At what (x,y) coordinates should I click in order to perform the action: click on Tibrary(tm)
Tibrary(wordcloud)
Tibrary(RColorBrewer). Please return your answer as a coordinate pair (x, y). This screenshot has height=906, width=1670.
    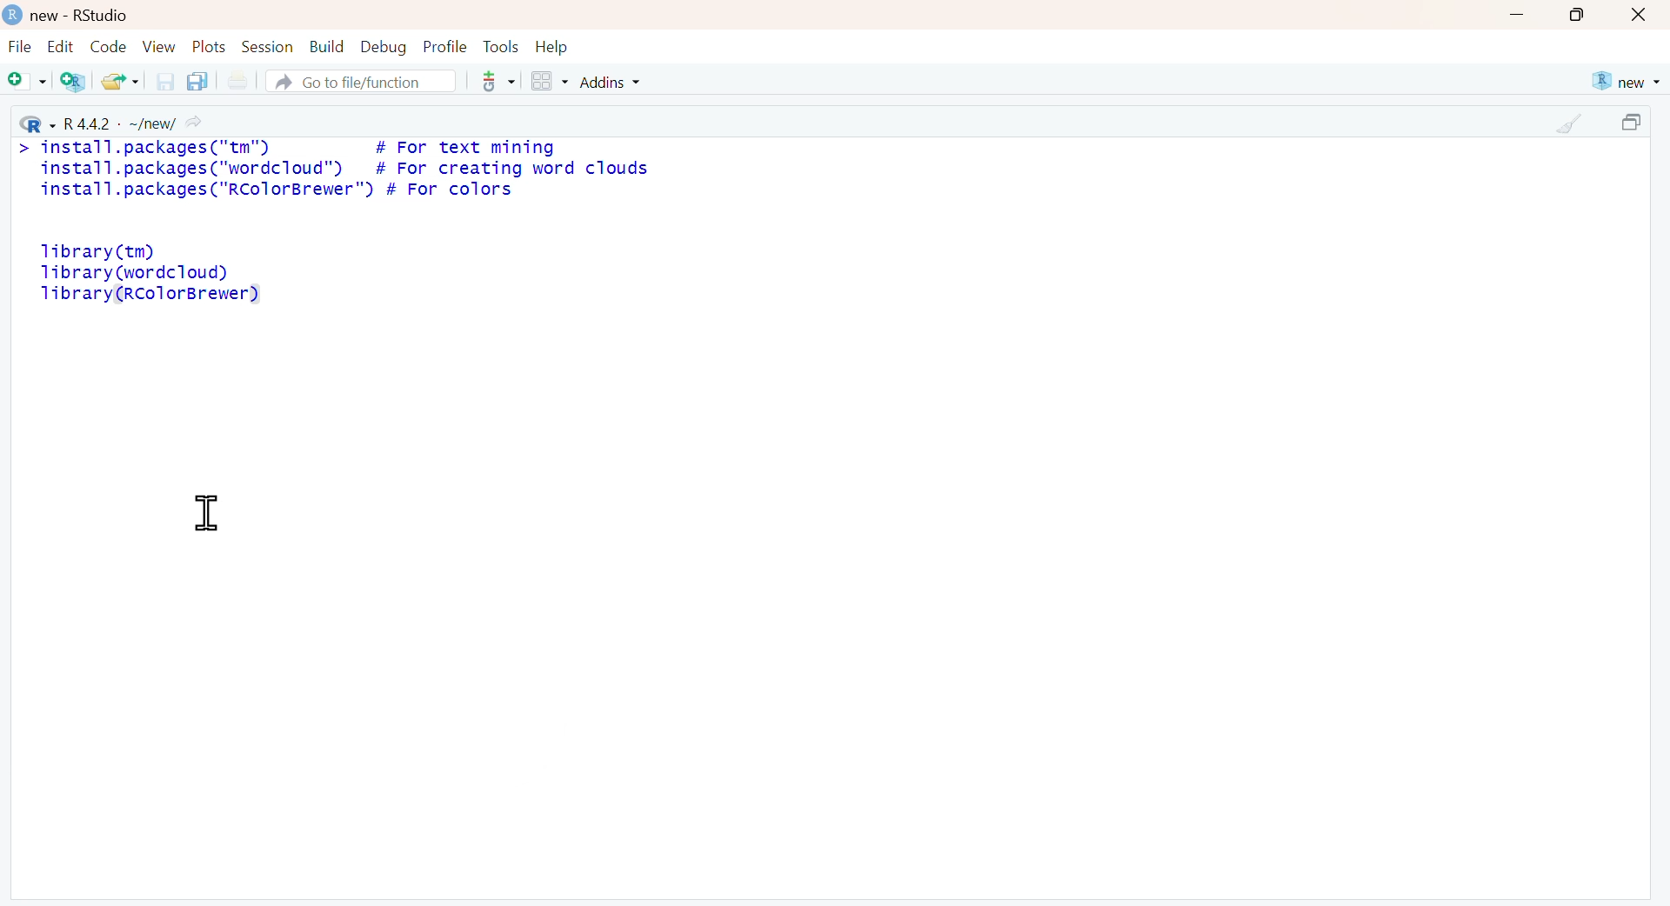
    Looking at the image, I should click on (150, 274).